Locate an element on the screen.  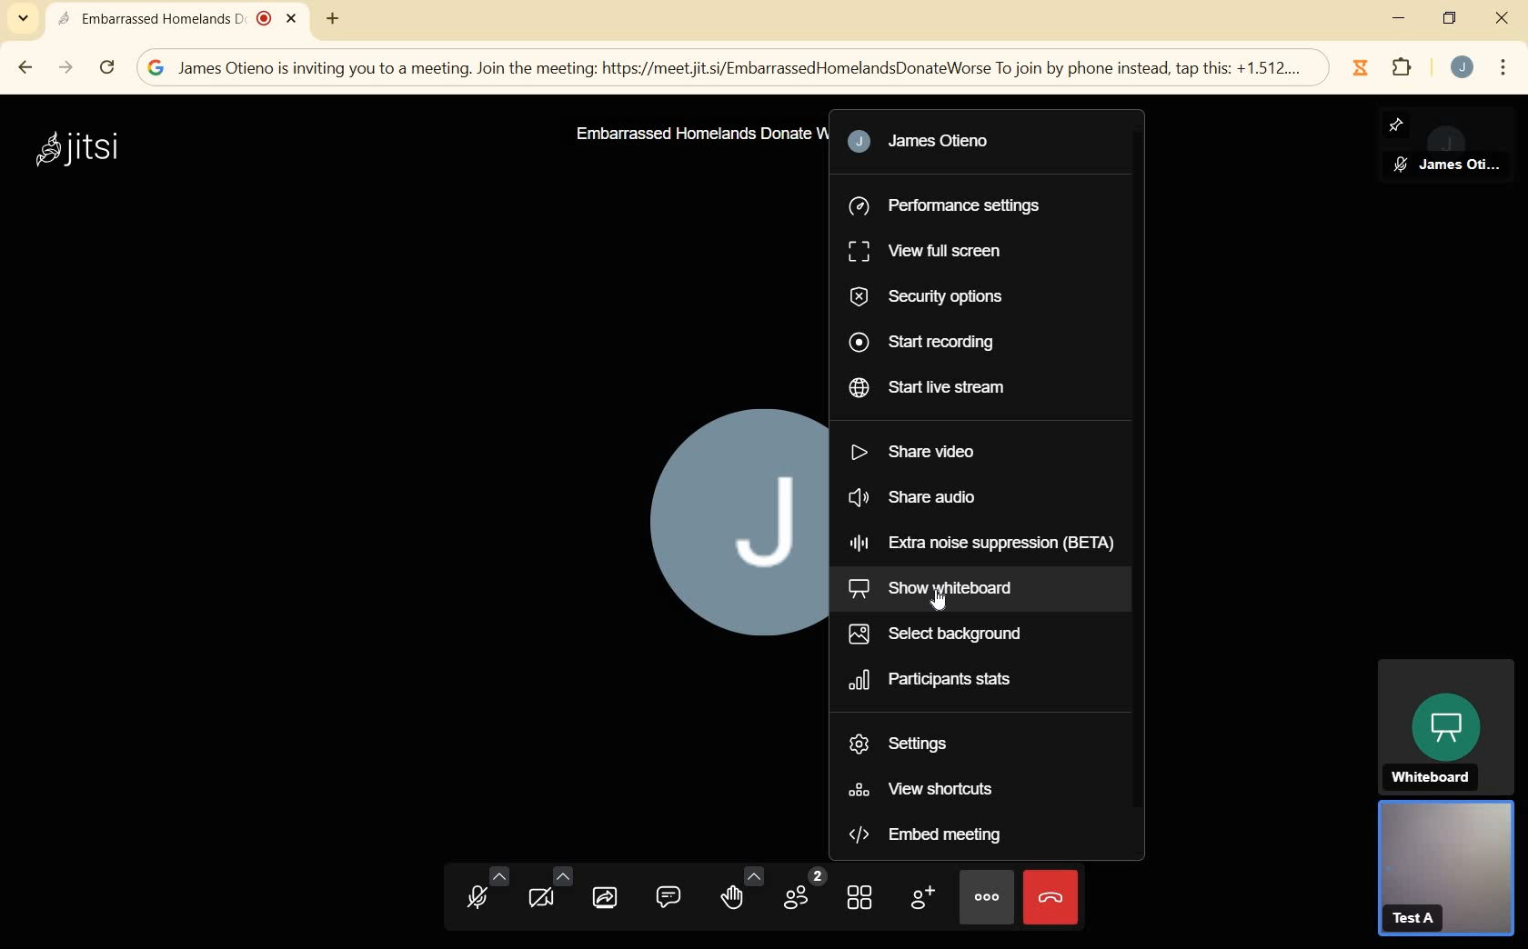
SELECT BACKGROUND is located at coordinates (945, 632).